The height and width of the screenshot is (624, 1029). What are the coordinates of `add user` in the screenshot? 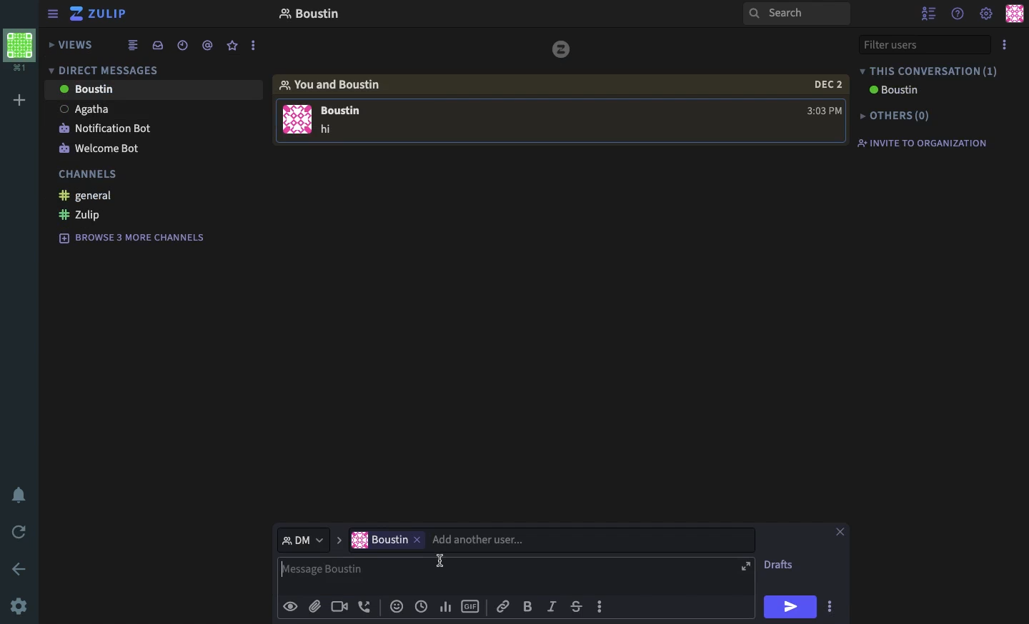 It's located at (583, 541).